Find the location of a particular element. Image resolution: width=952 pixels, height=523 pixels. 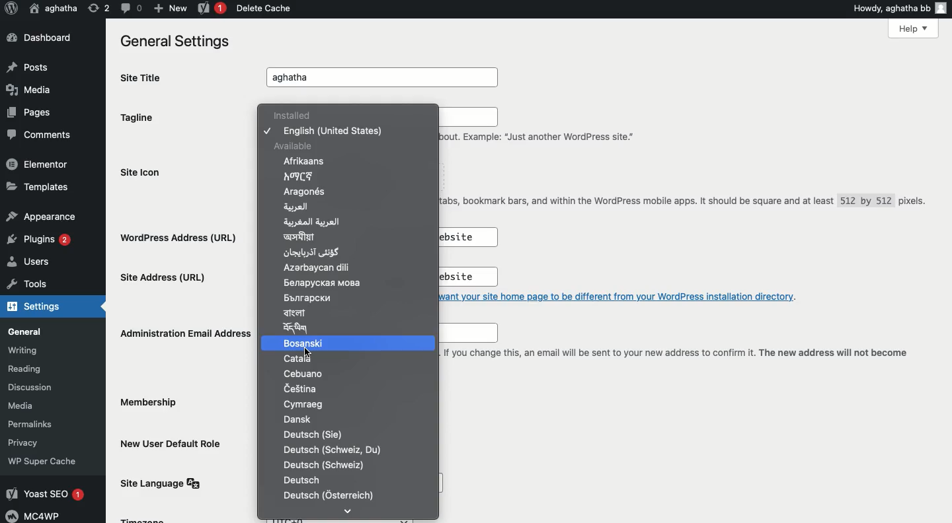

UTC + 0 is located at coordinates (345, 519).